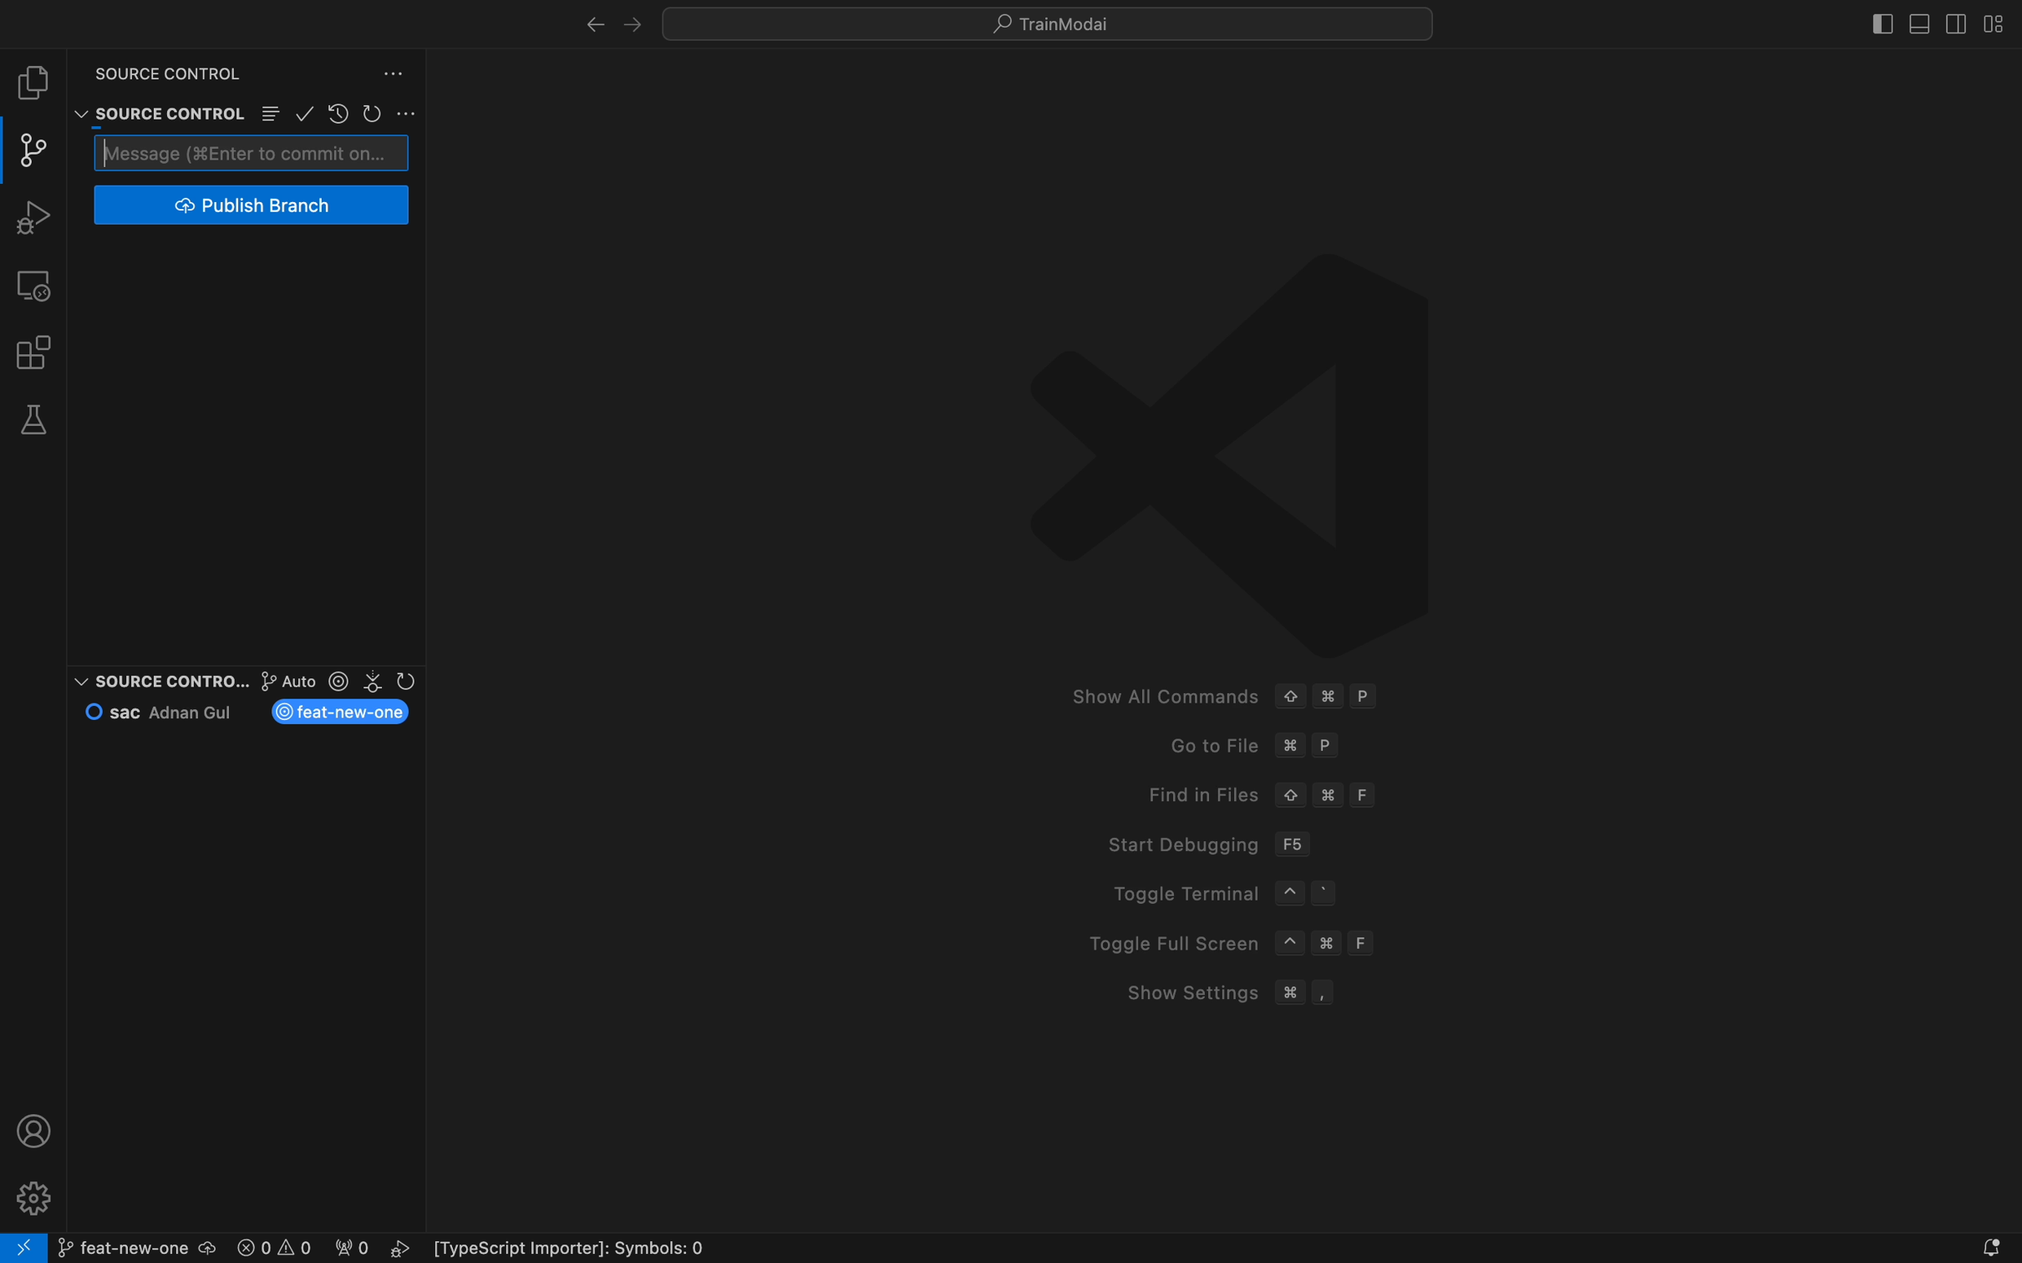  What do you see at coordinates (380, 712) in the screenshot?
I see `current branch` at bounding box center [380, 712].